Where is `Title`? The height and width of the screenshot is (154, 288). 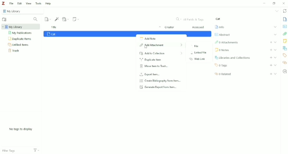
Title is located at coordinates (107, 27).